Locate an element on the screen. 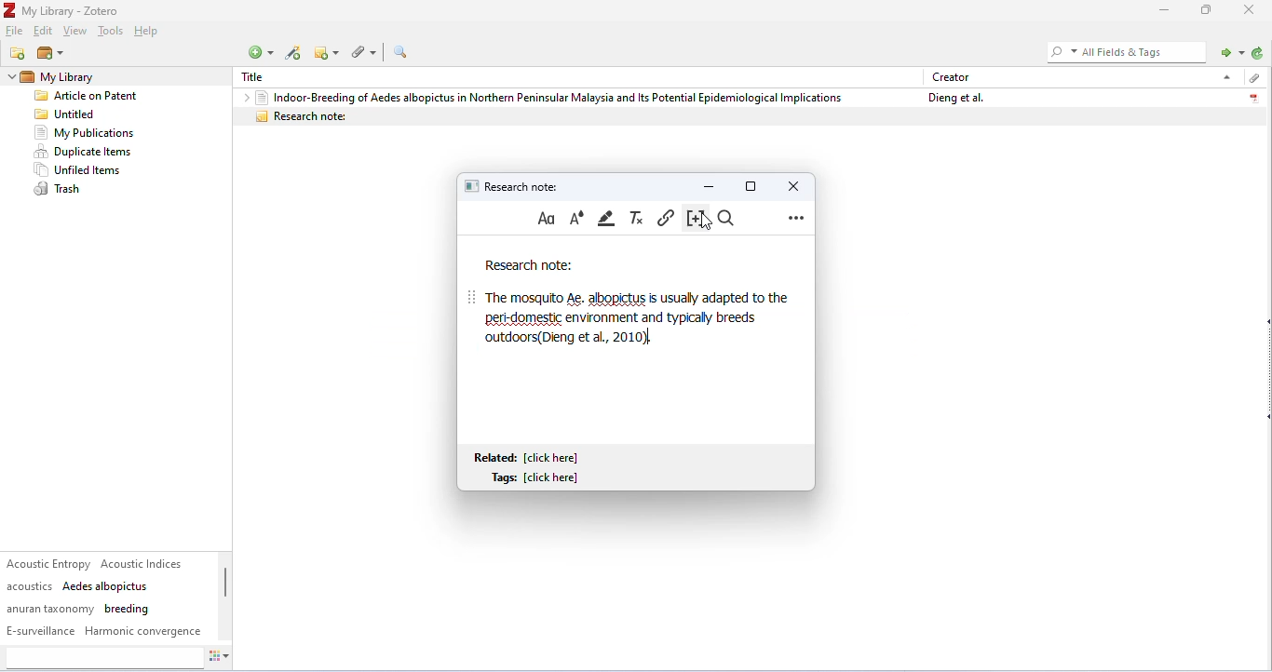  related is located at coordinates (530, 457).